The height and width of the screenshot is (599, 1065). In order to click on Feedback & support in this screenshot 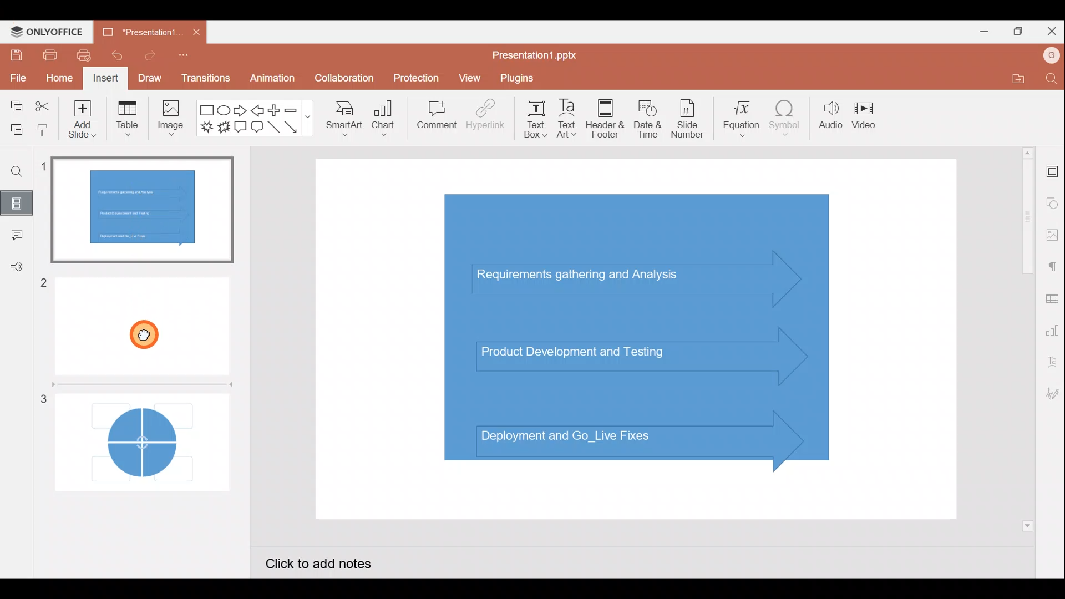, I will do `click(14, 271)`.